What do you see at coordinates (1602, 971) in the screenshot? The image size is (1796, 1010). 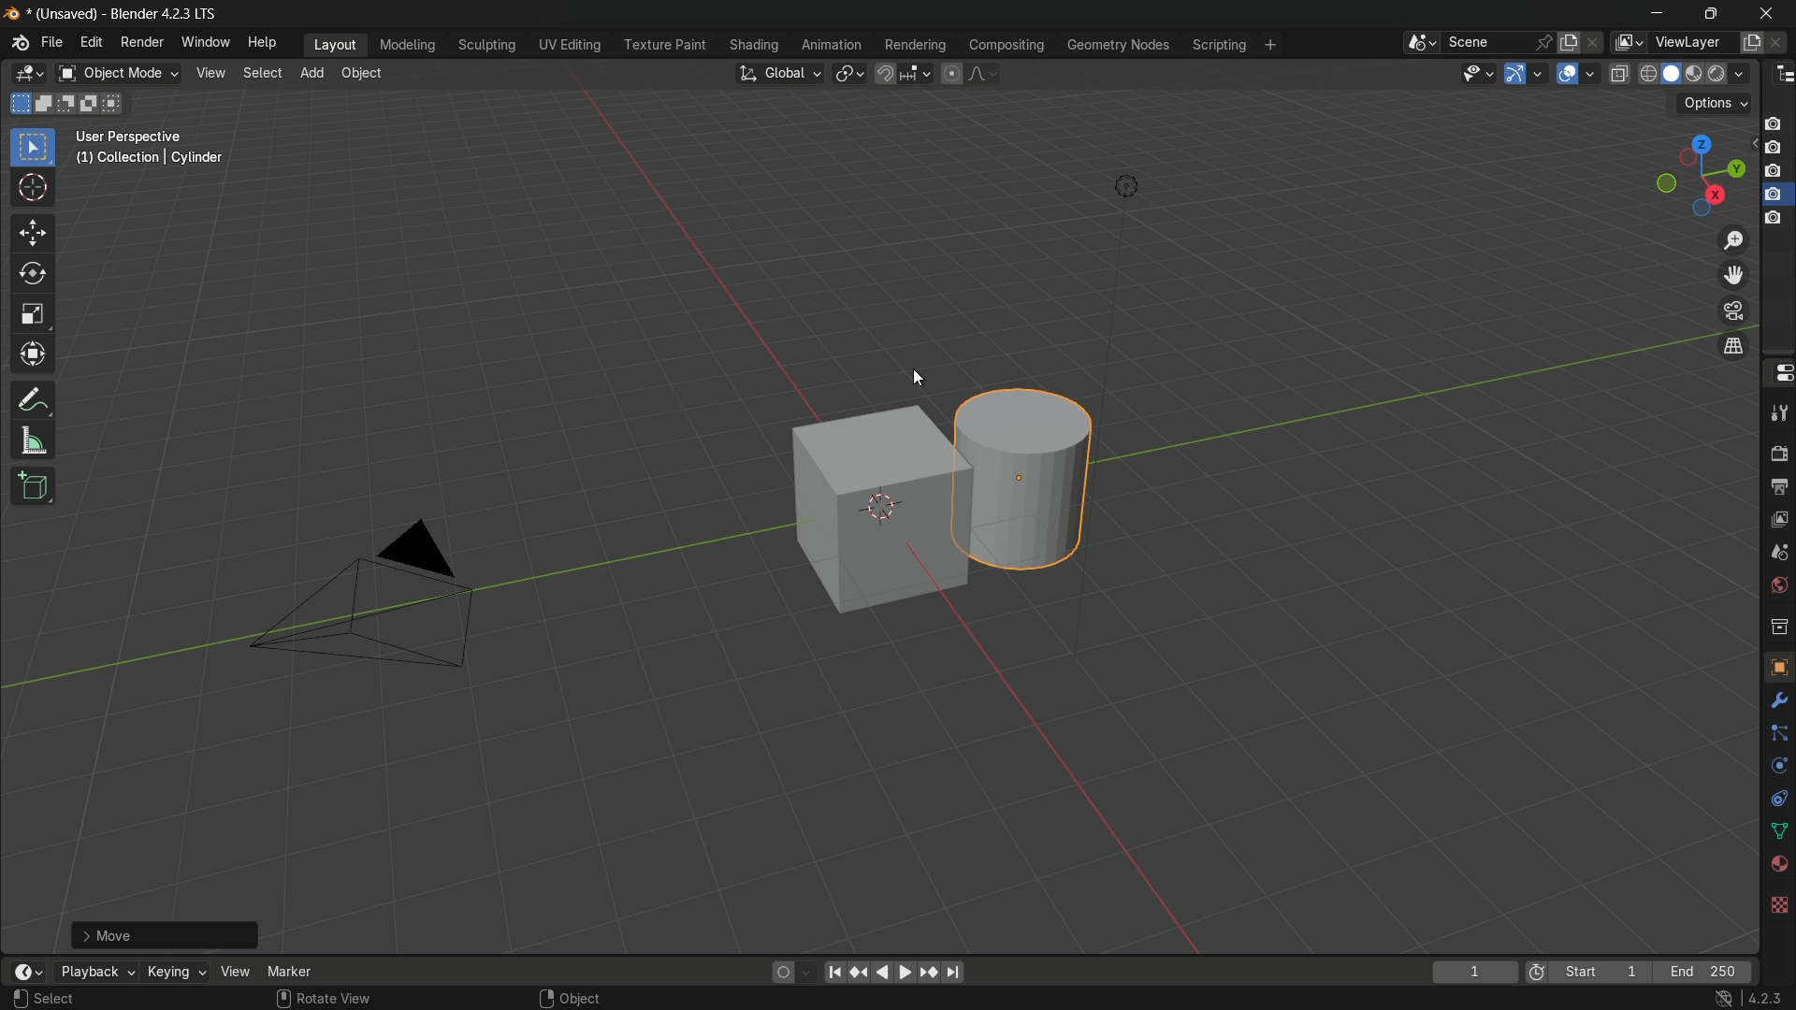 I see `start` at bounding box center [1602, 971].